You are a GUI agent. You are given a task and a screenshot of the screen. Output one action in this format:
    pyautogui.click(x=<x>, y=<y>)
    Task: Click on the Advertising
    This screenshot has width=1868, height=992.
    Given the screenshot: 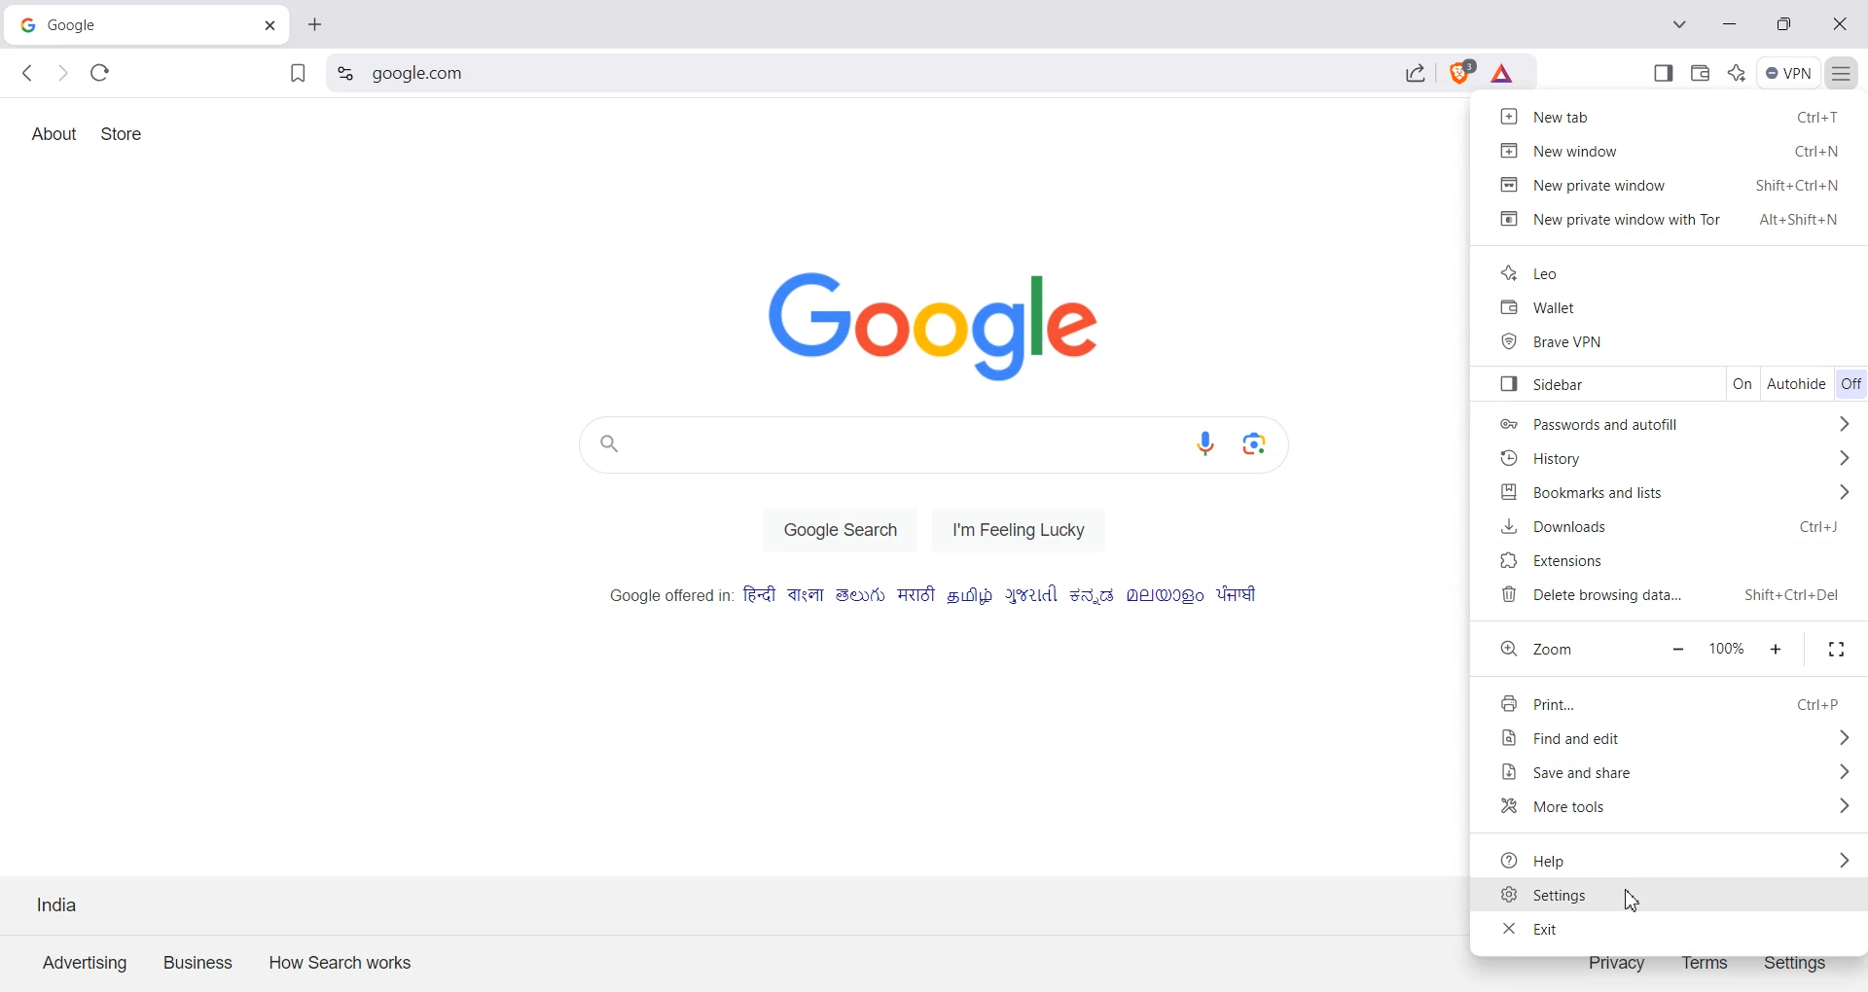 What is the action you would take?
    pyautogui.click(x=85, y=961)
    